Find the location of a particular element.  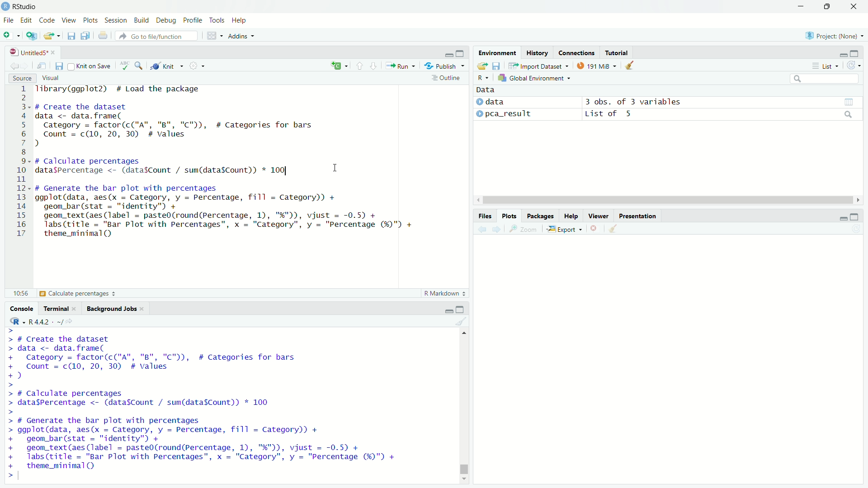

R markdown is located at coordinates (442, 294).